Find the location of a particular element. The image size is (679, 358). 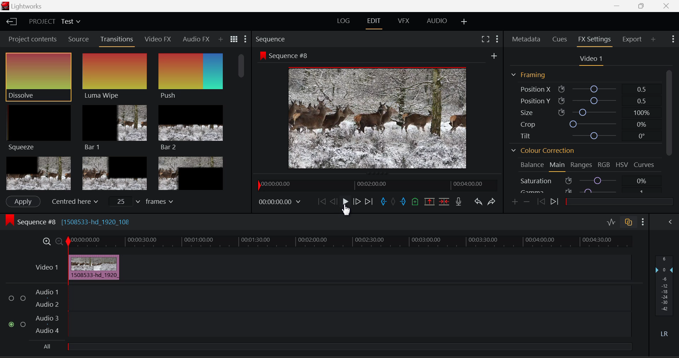

Balance is located at coordinates (530, 165).